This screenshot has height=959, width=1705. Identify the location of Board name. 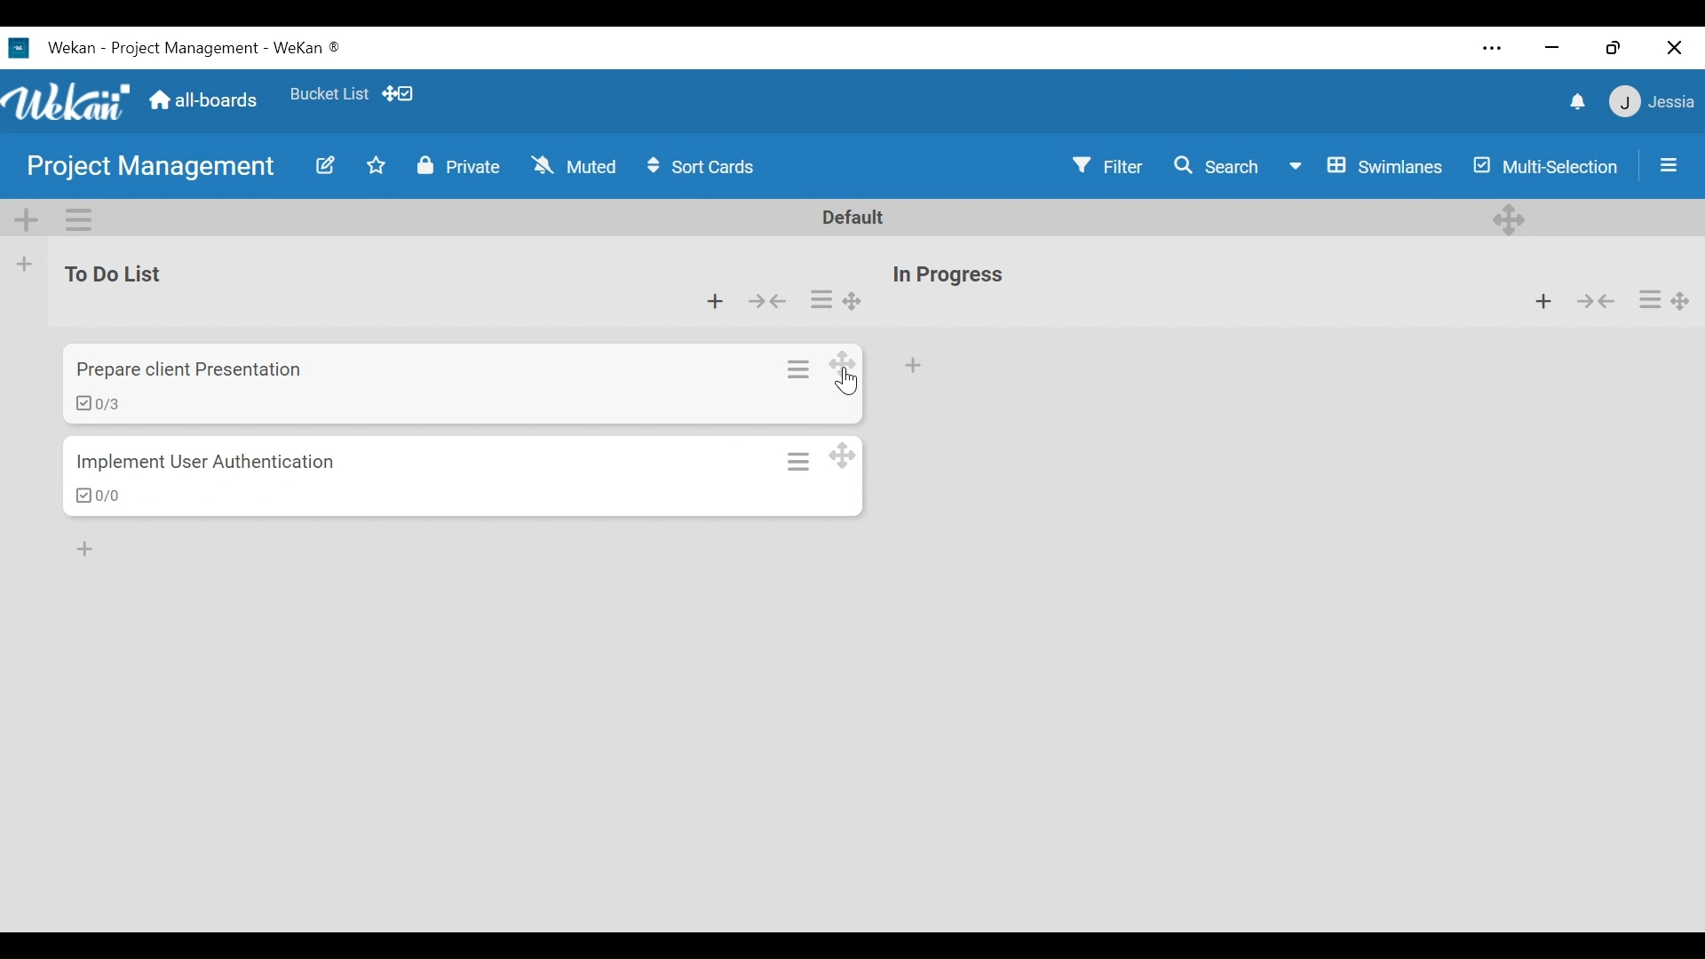
(148, 165).